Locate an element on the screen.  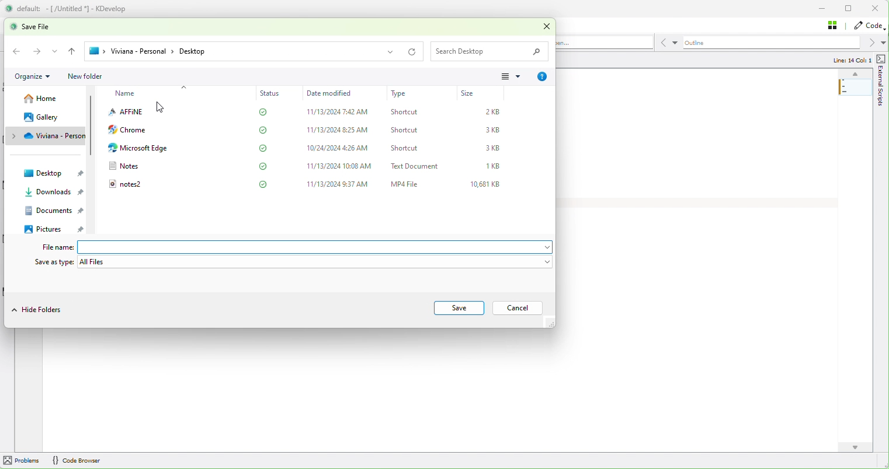
Cloud is located at coordinates (48, 135).